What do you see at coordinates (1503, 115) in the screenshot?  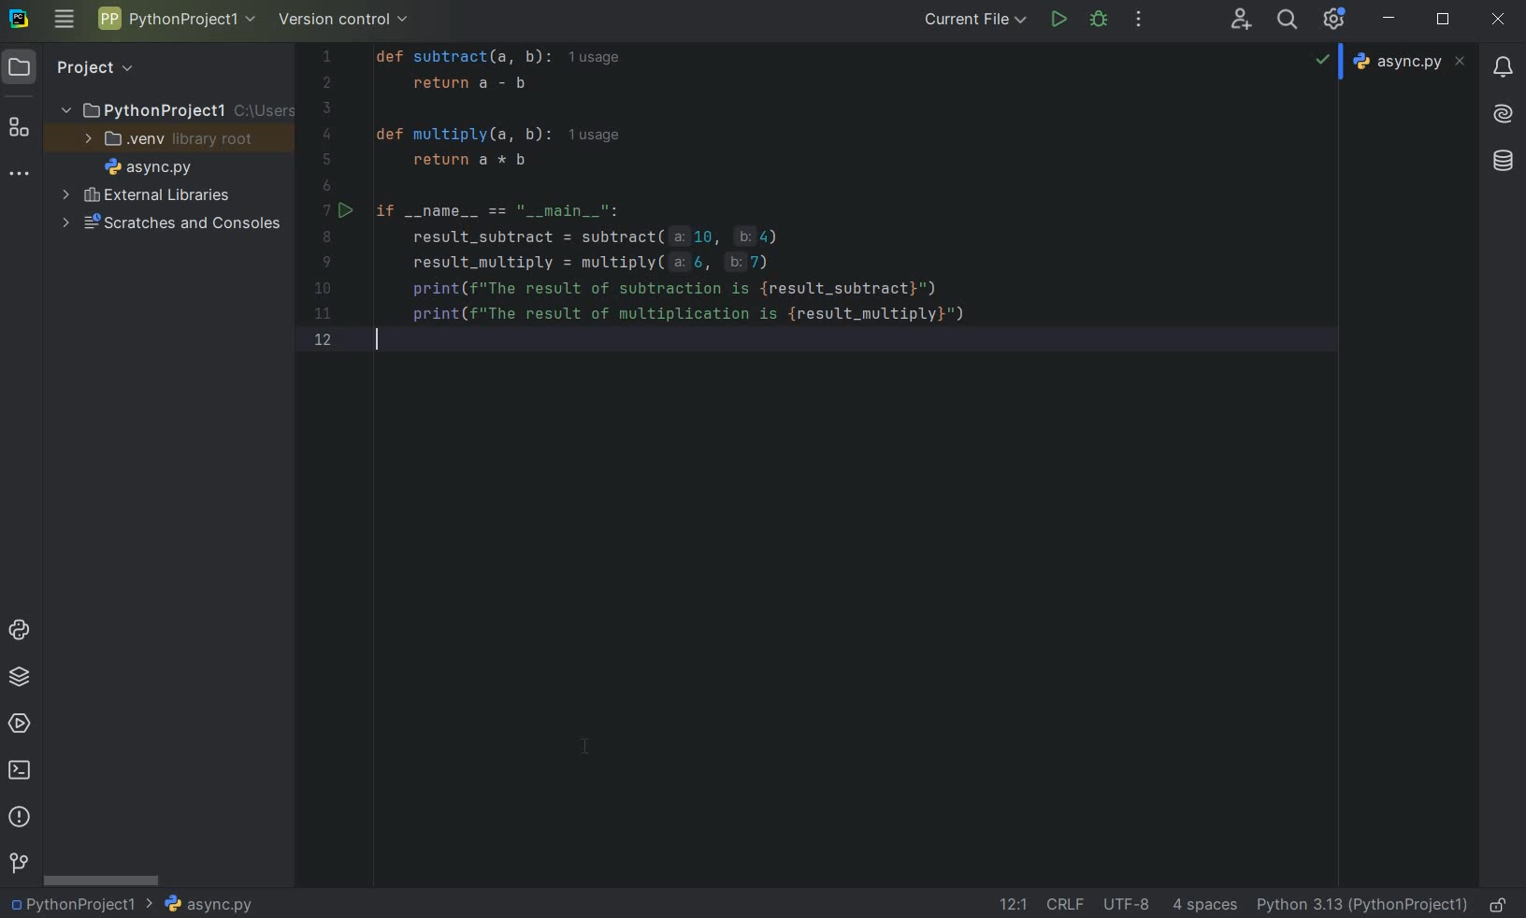 I see `AI Assistant` at bounding box center [1503, 115].